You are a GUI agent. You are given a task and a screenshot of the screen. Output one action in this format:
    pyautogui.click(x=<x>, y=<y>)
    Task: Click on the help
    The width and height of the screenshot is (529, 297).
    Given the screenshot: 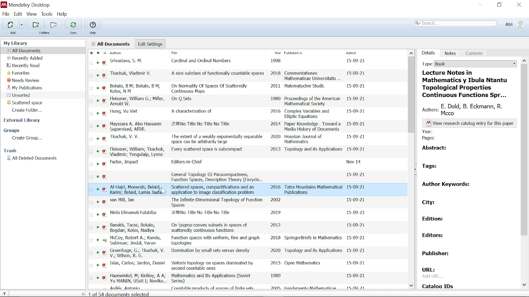 What is the action you would take?
    pyautogui.click(x=94, y=33)
    